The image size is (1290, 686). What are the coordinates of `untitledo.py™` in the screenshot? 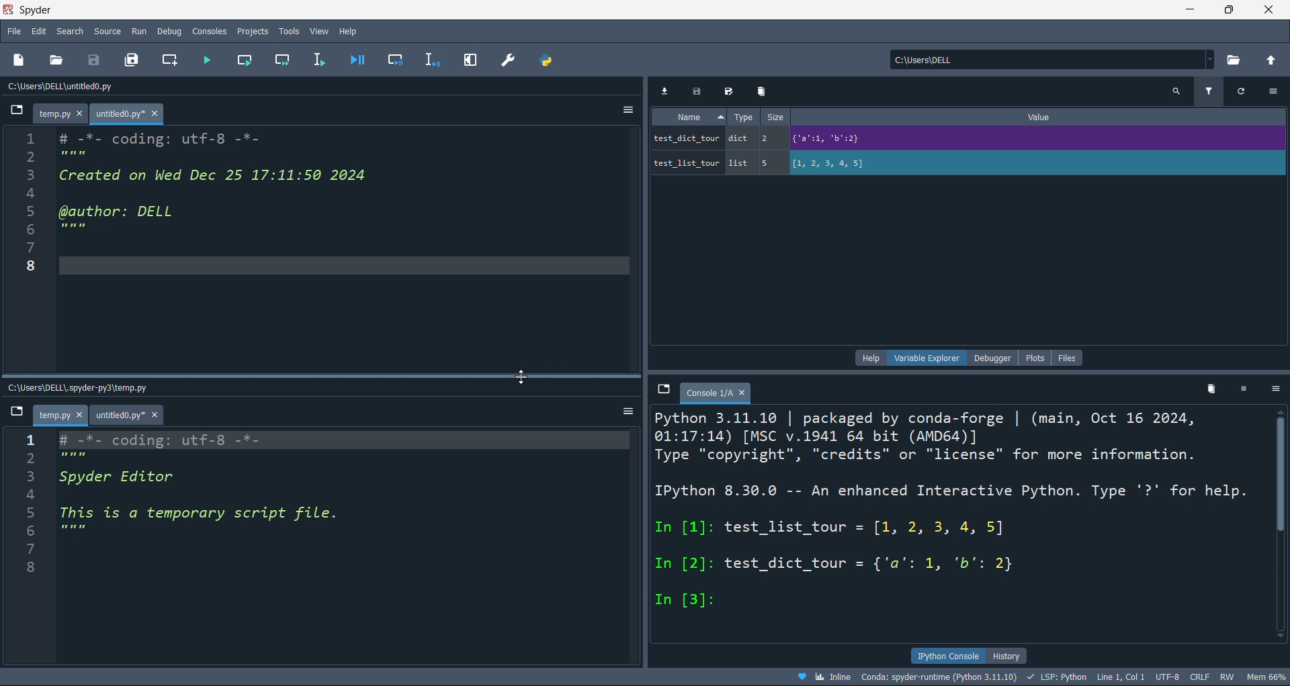 It's located at (135, 113).